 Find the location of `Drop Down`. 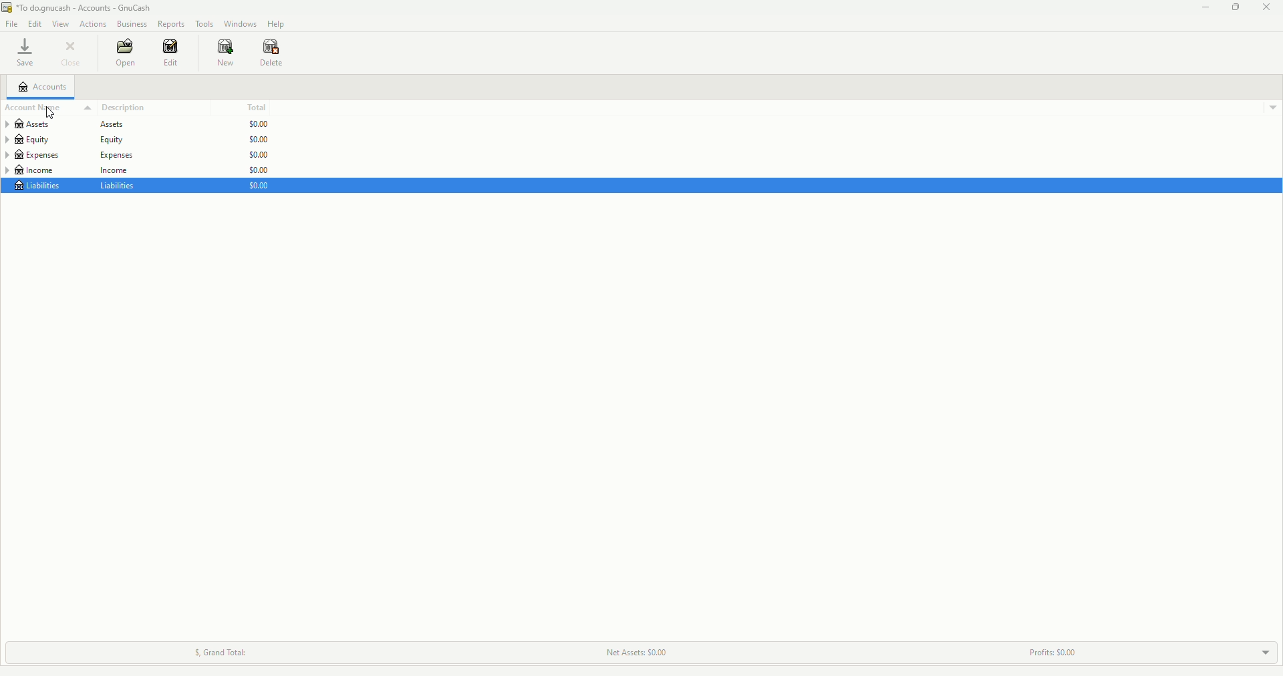

Drop Down is located at coordinates (1265, 652).